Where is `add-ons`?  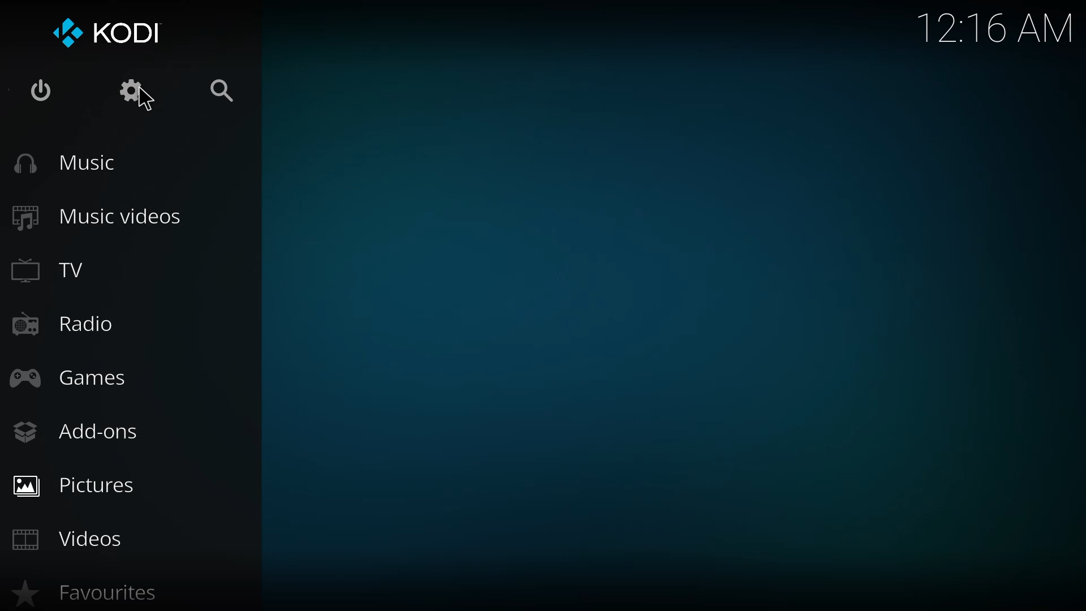 add-ons is located at coordinates (80, 432).